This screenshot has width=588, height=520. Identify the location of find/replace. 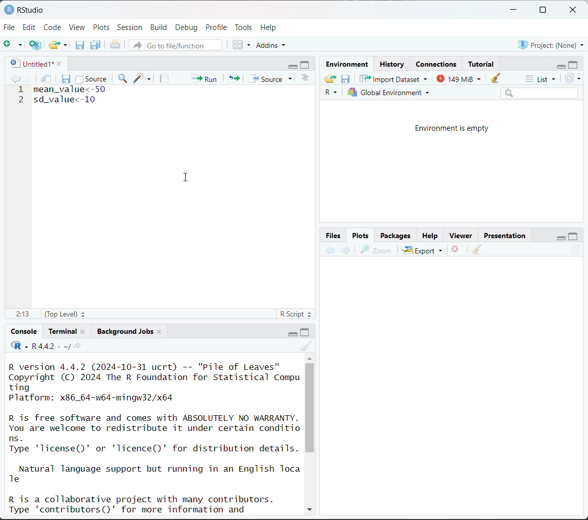
(124, 79).